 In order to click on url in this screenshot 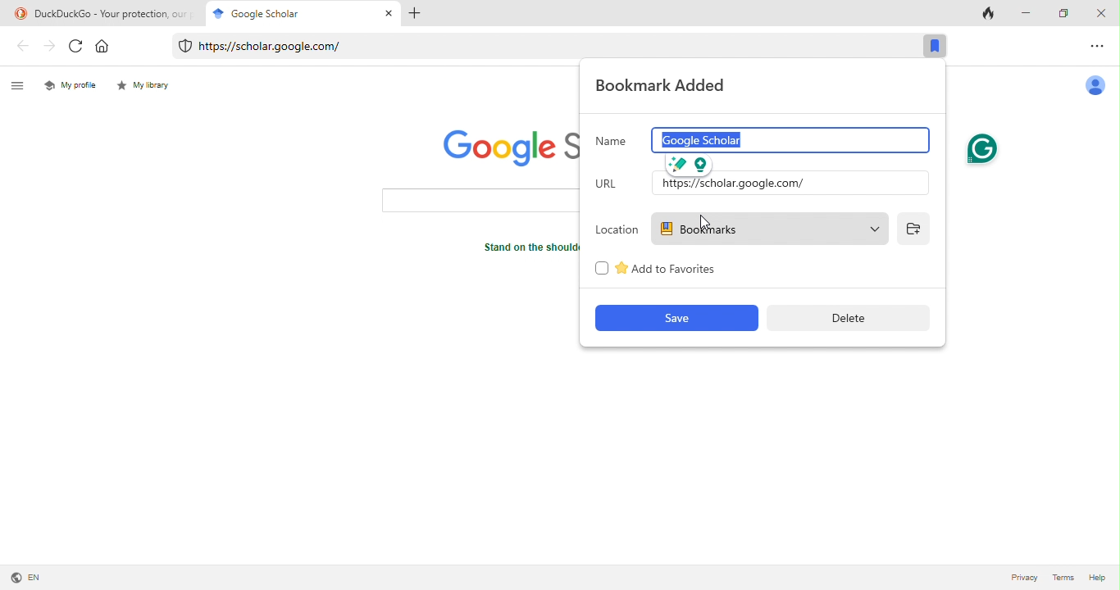, I will do `click(608, 186)`.